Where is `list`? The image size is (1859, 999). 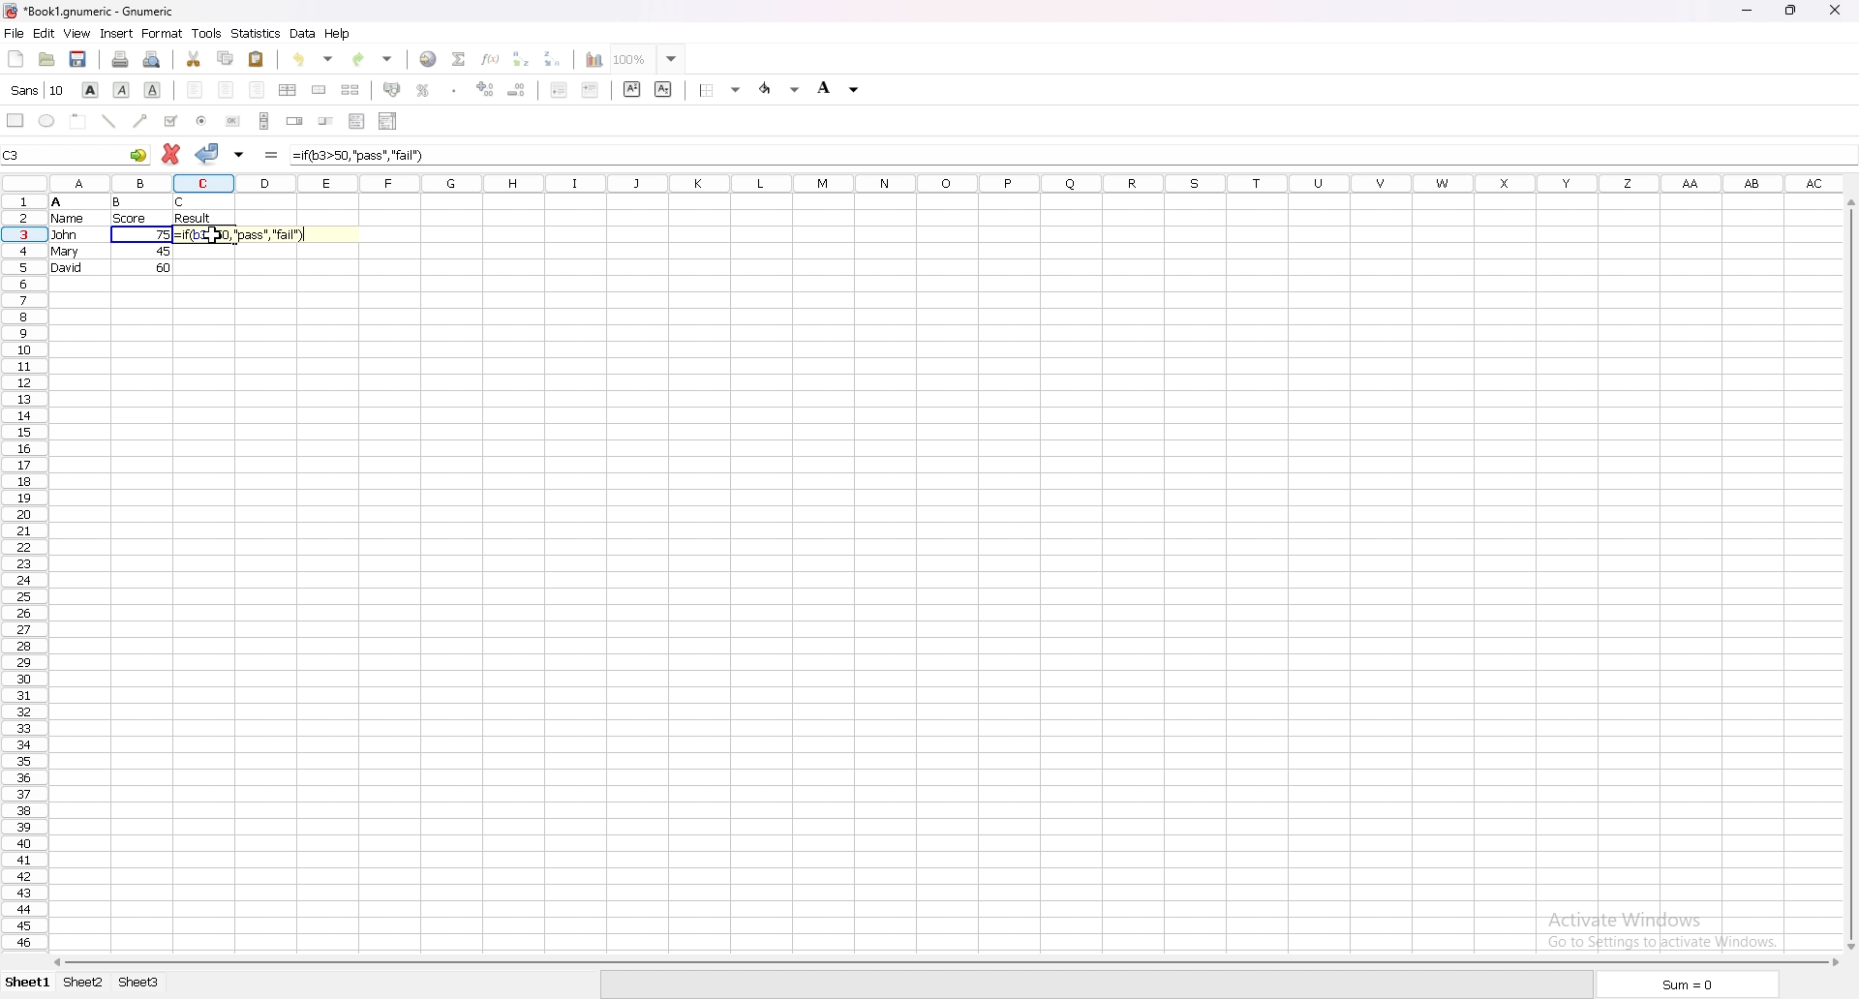
list is located at coordinates (356, 121).